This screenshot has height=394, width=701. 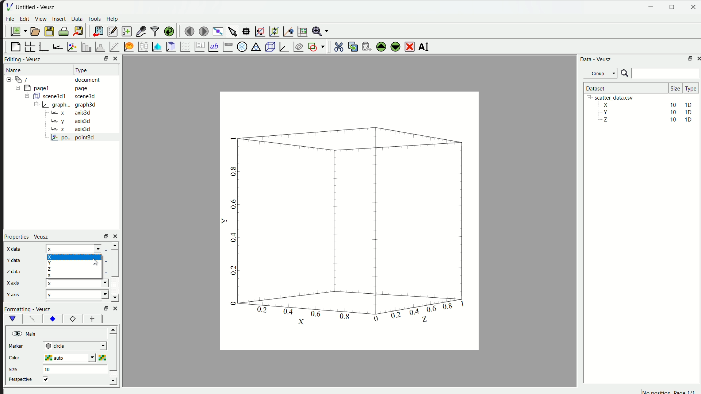 I want to click on | next-tick, so click(x=78, y=347).